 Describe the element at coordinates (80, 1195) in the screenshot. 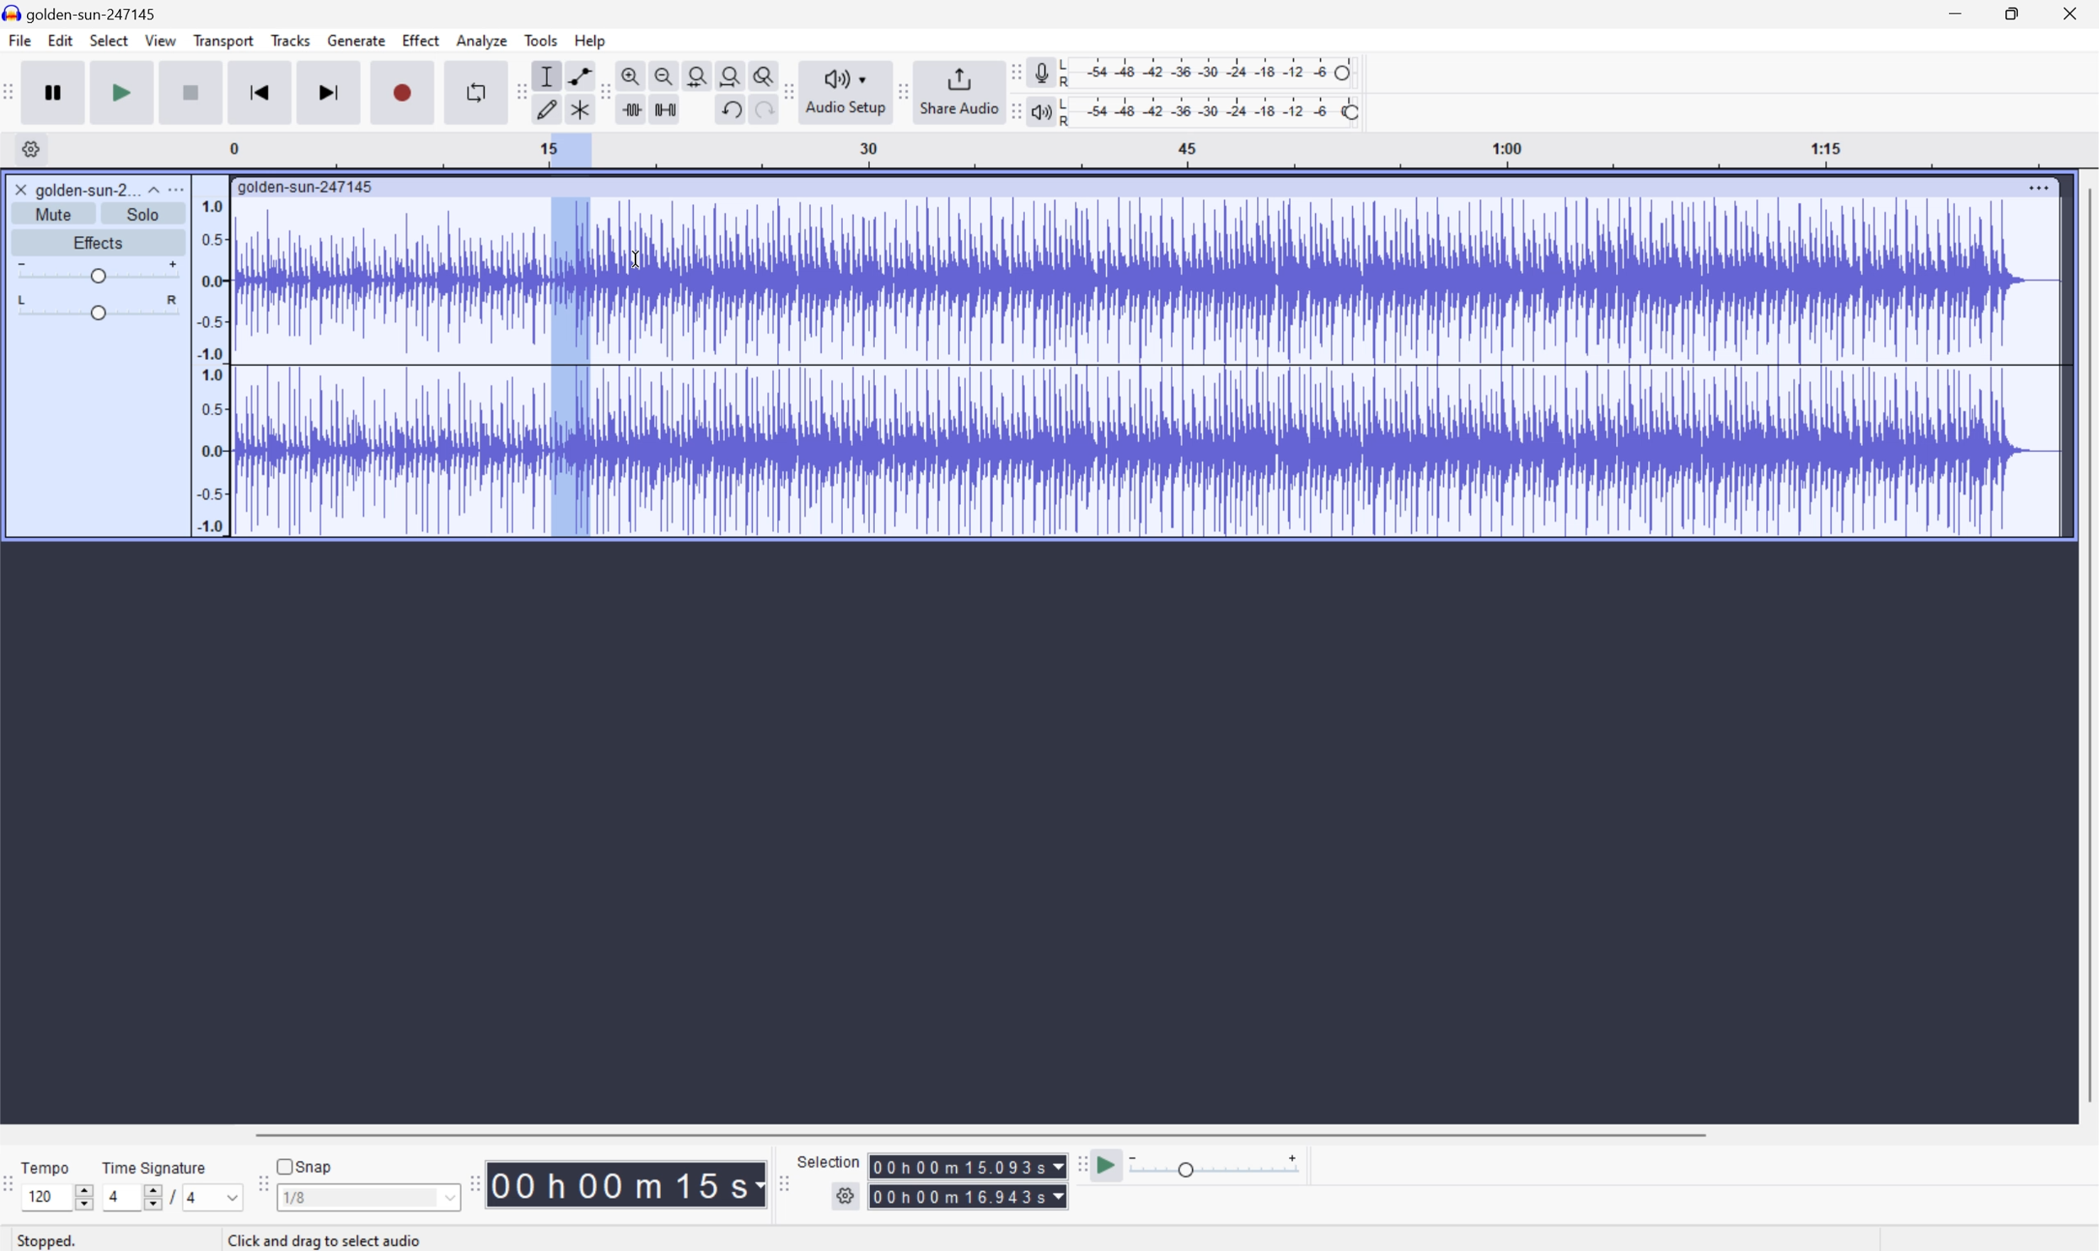

I see `Slider` at that location.